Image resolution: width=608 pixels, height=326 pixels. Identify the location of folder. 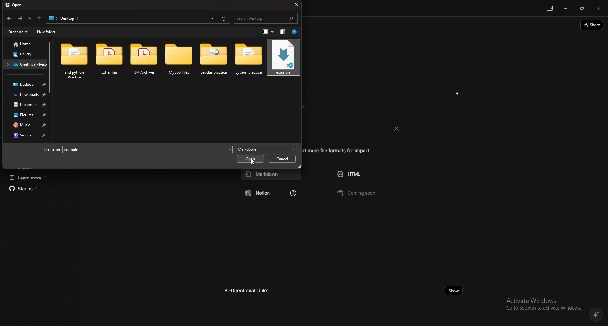
(74, 61).